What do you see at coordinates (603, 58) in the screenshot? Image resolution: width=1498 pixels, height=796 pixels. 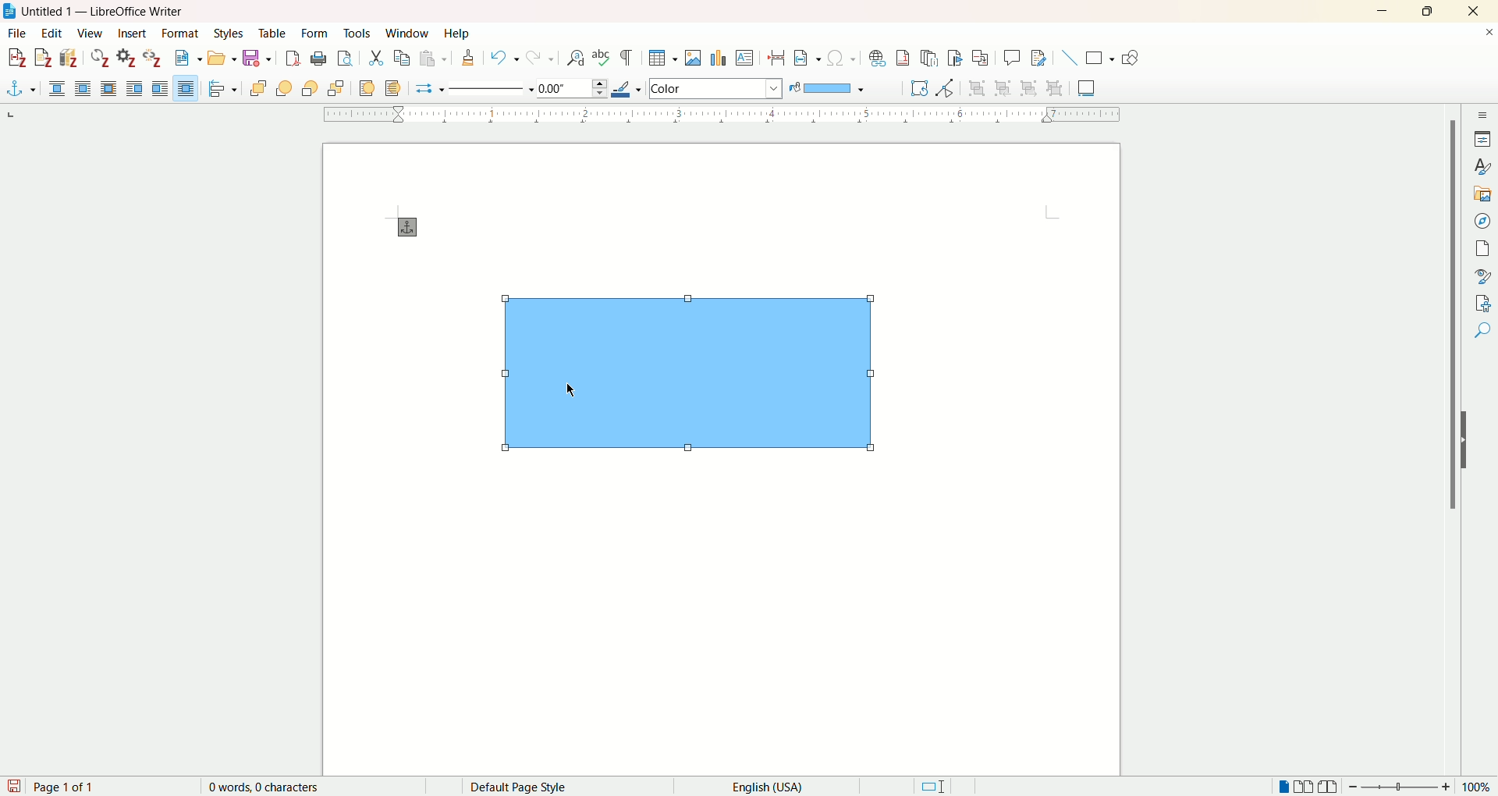 I see `check spelling` at bounding box center [603, 58].